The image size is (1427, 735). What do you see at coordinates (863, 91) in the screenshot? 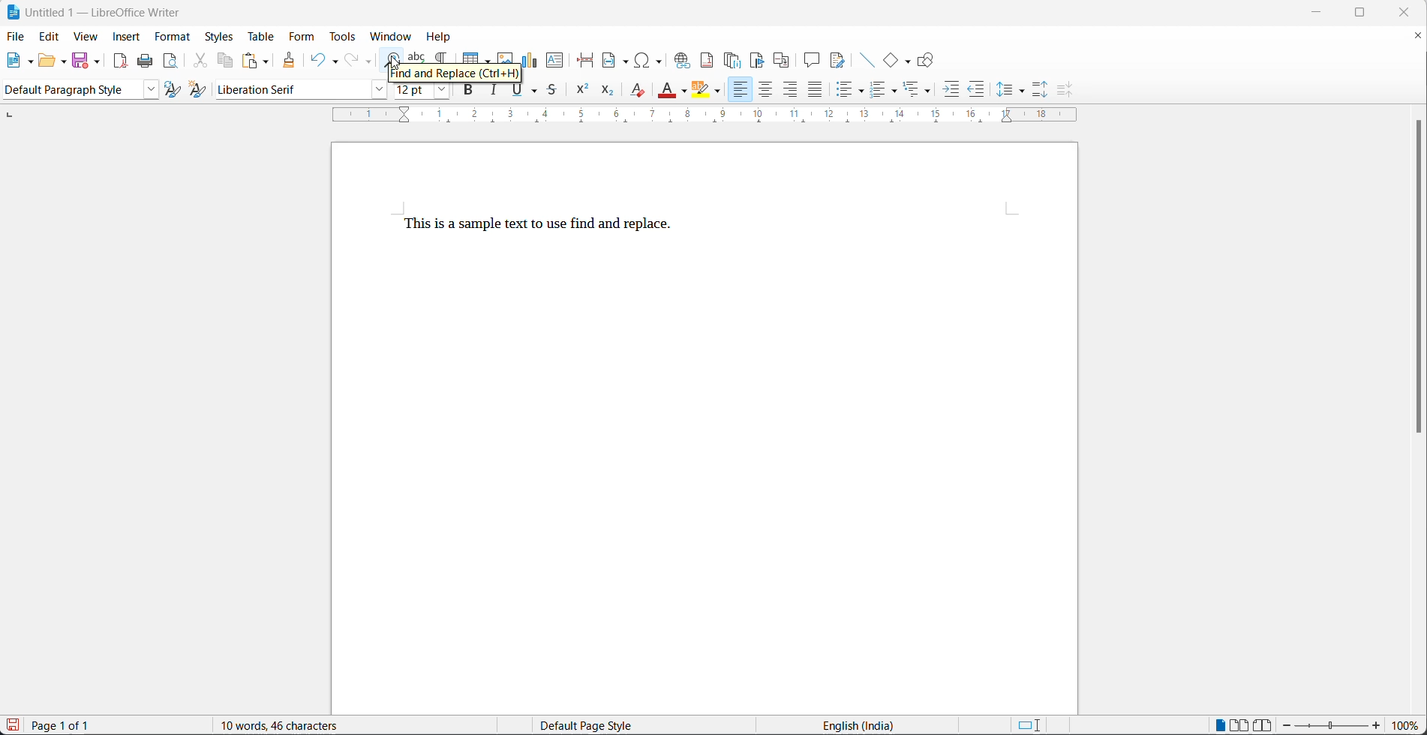
I see `toggle unordered list options` at bounding box center [863, 91].